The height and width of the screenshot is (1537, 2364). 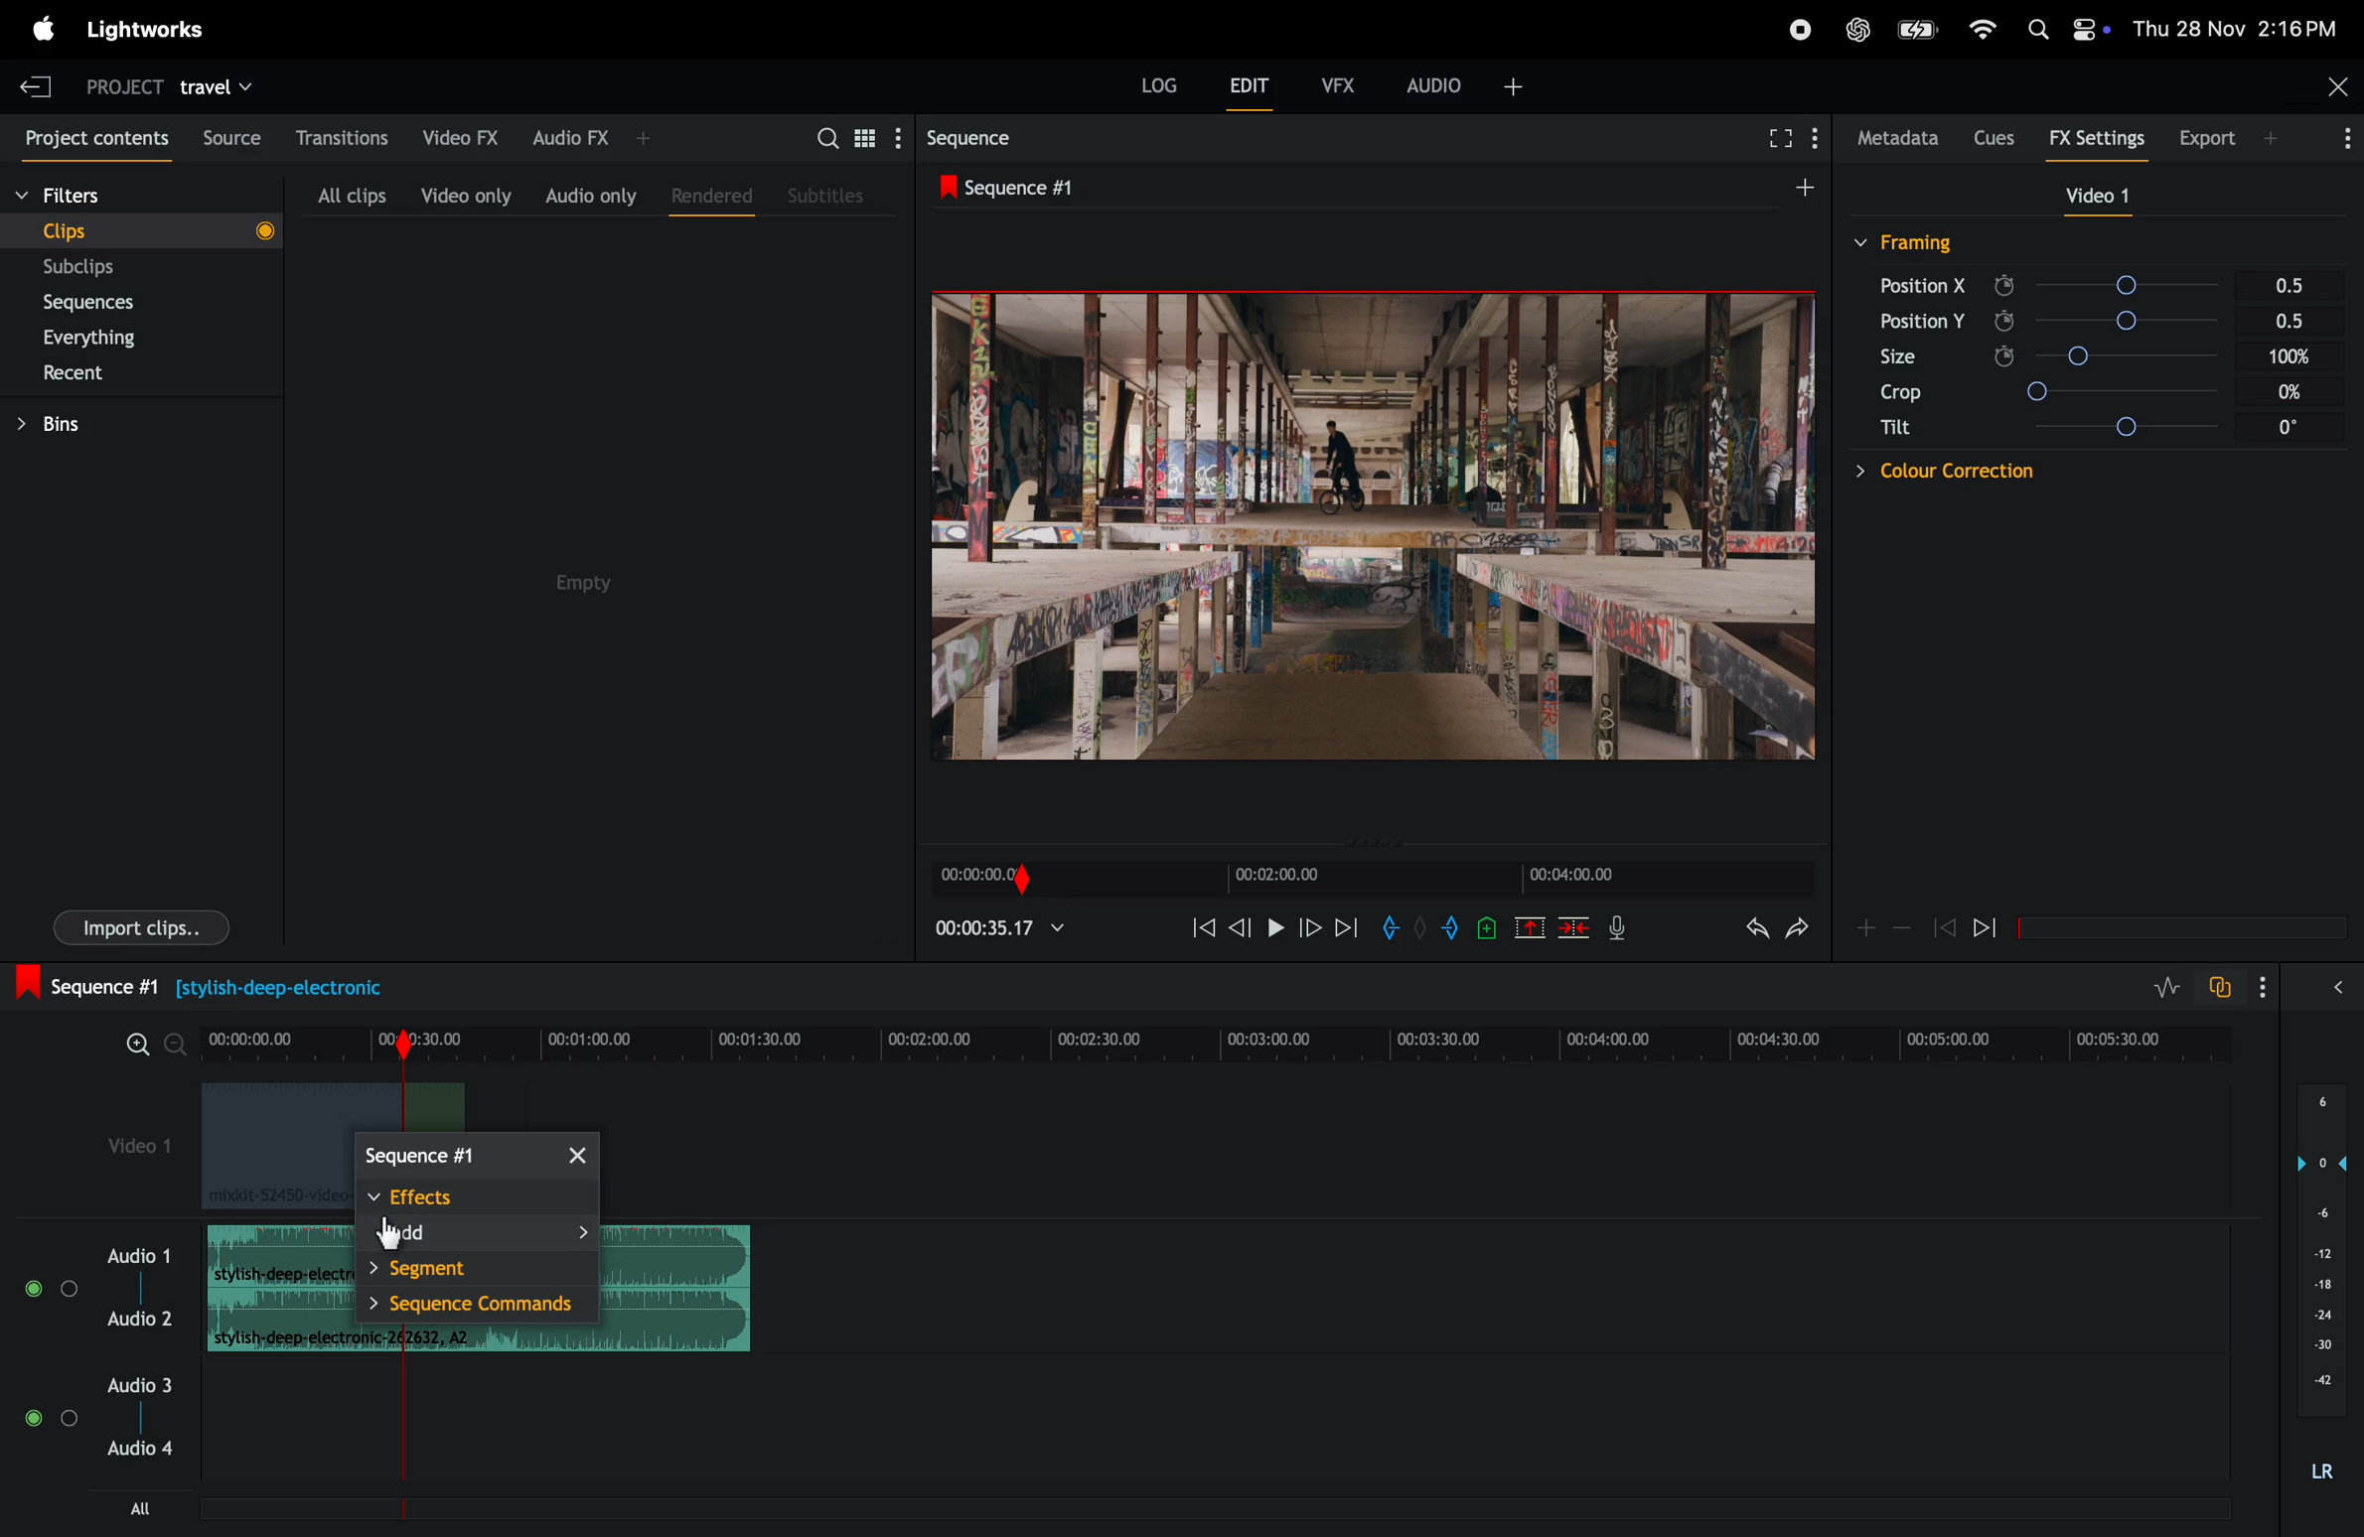 What do you see at coordinates (1394, 931) in the screenshot?
I see `add in mark for currnetposition` at bounding box center [1394, 931].